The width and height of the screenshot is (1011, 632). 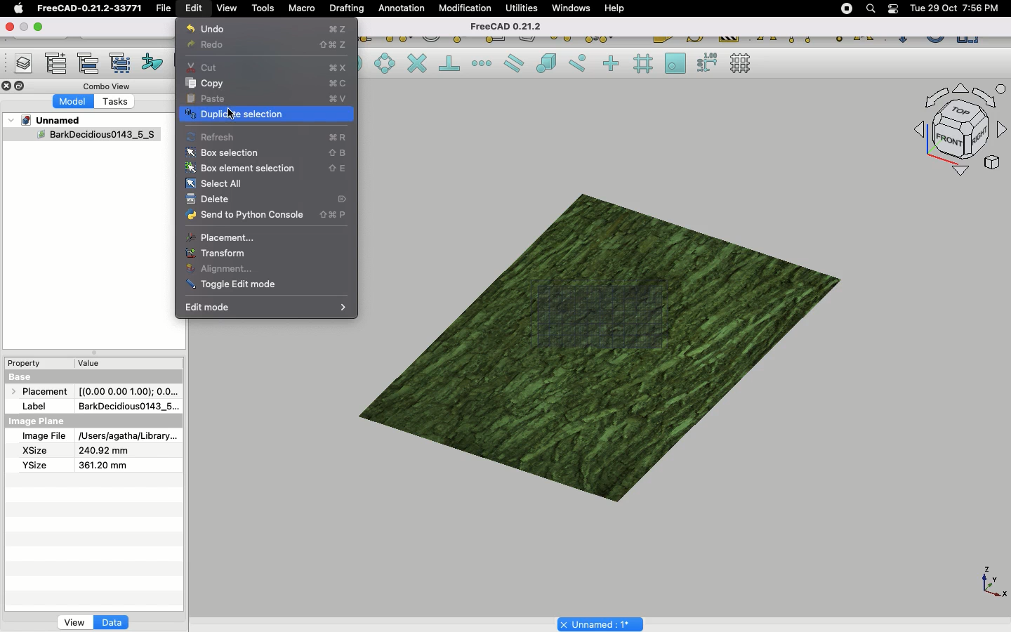 What do you see at coordinates (28, 363) in the screenshot?
I see `Property` at bounding box center [28, 363].